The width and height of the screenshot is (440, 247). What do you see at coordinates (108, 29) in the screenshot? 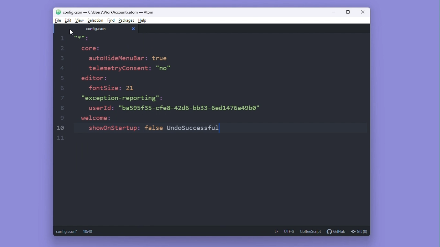
I see `config.cson` at bounding box center [108, 29].